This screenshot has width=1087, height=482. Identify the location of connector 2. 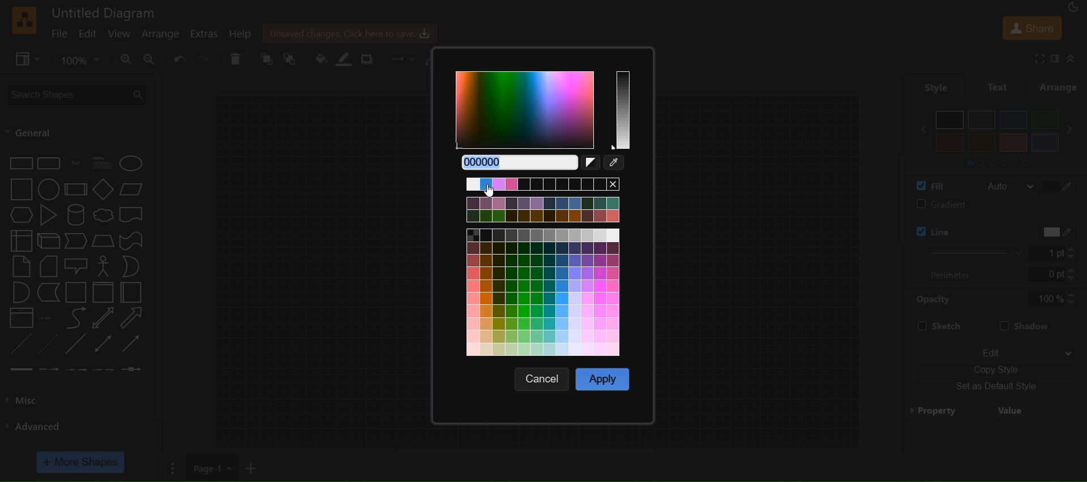
(49, 369).